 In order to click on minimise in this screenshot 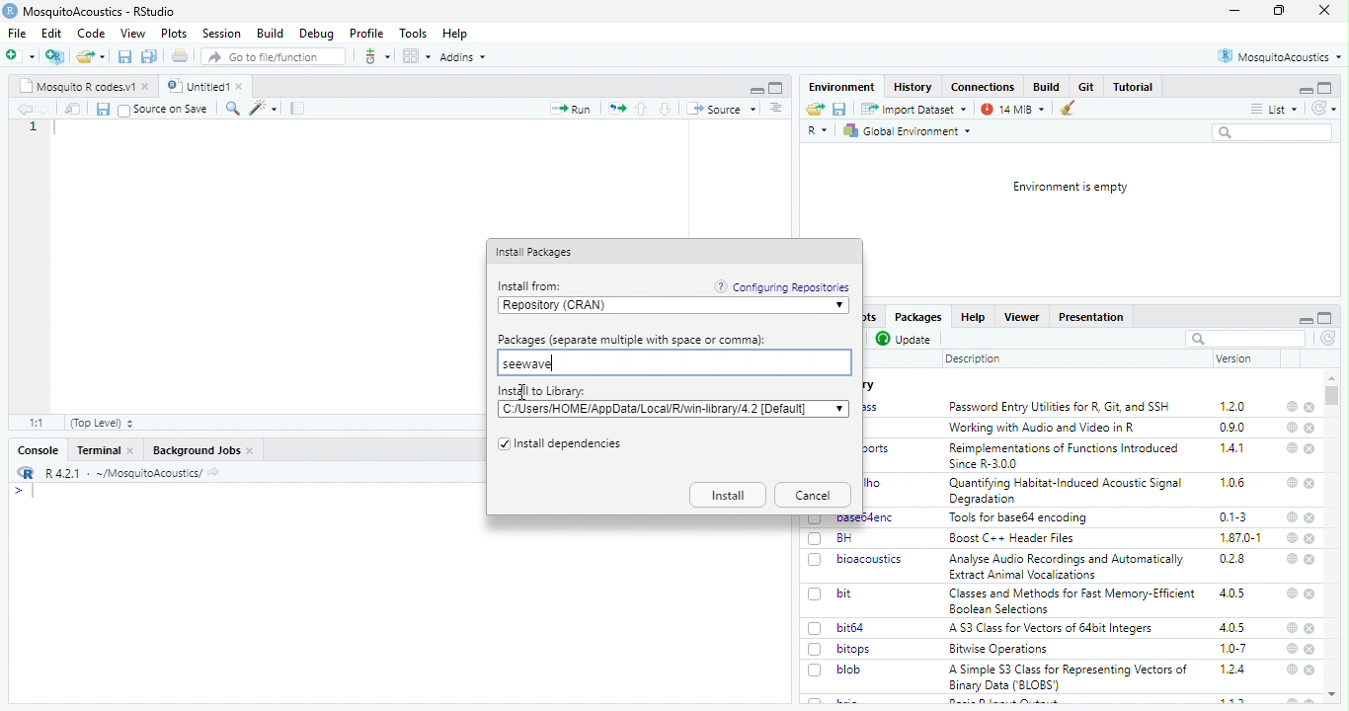, I will do `click(1307, 91)`.